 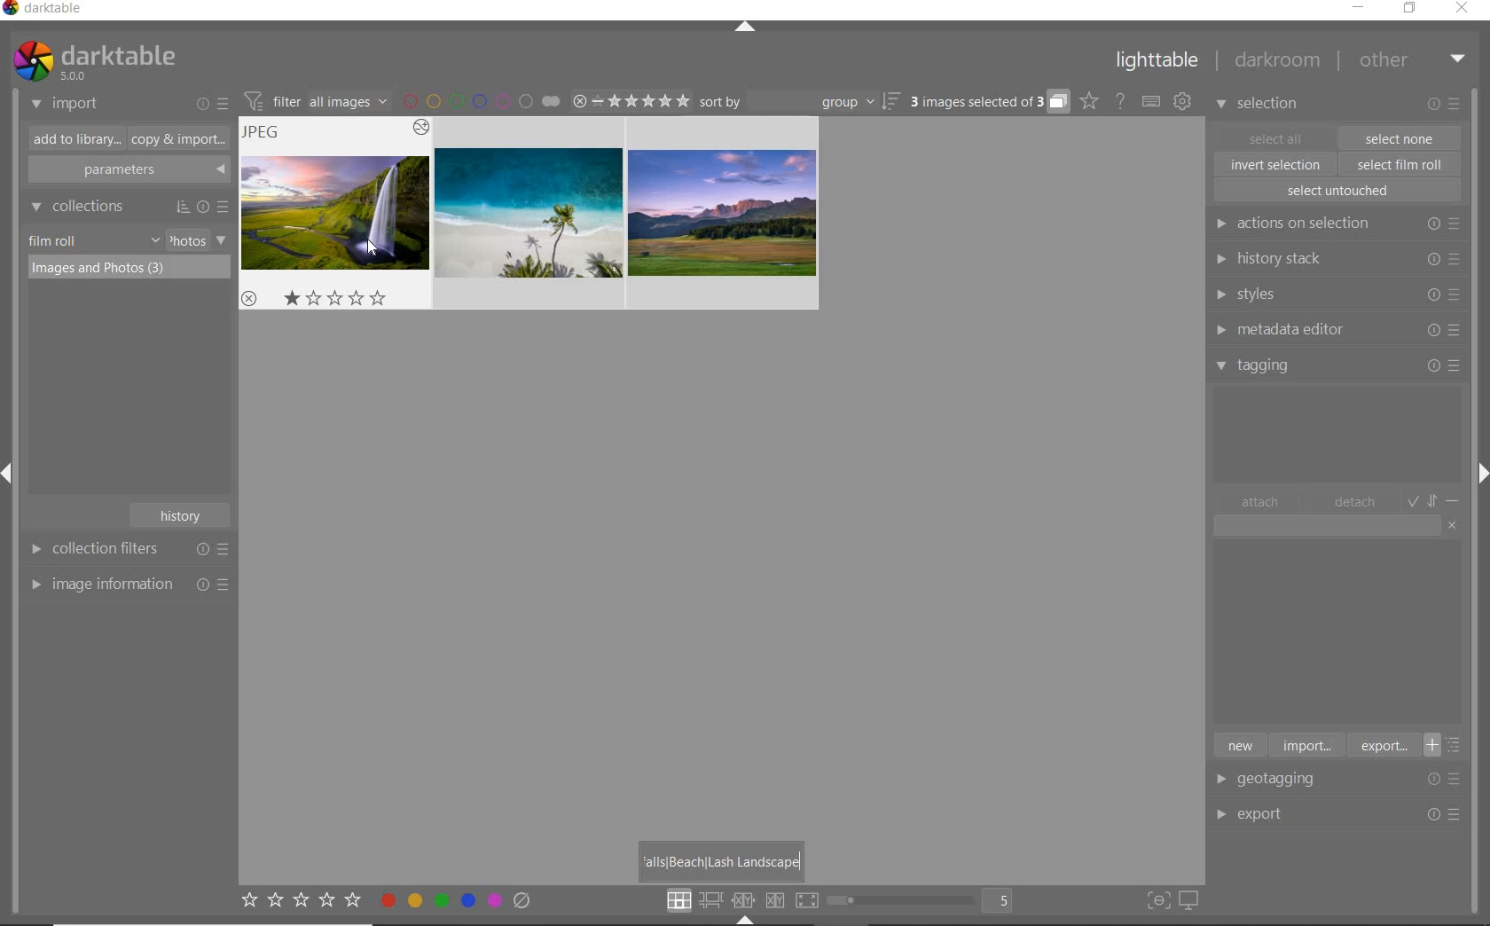 What do you see at coordinates (72, 139) in the screenshot?
I see `add to library` at bounding box center [72, 139].